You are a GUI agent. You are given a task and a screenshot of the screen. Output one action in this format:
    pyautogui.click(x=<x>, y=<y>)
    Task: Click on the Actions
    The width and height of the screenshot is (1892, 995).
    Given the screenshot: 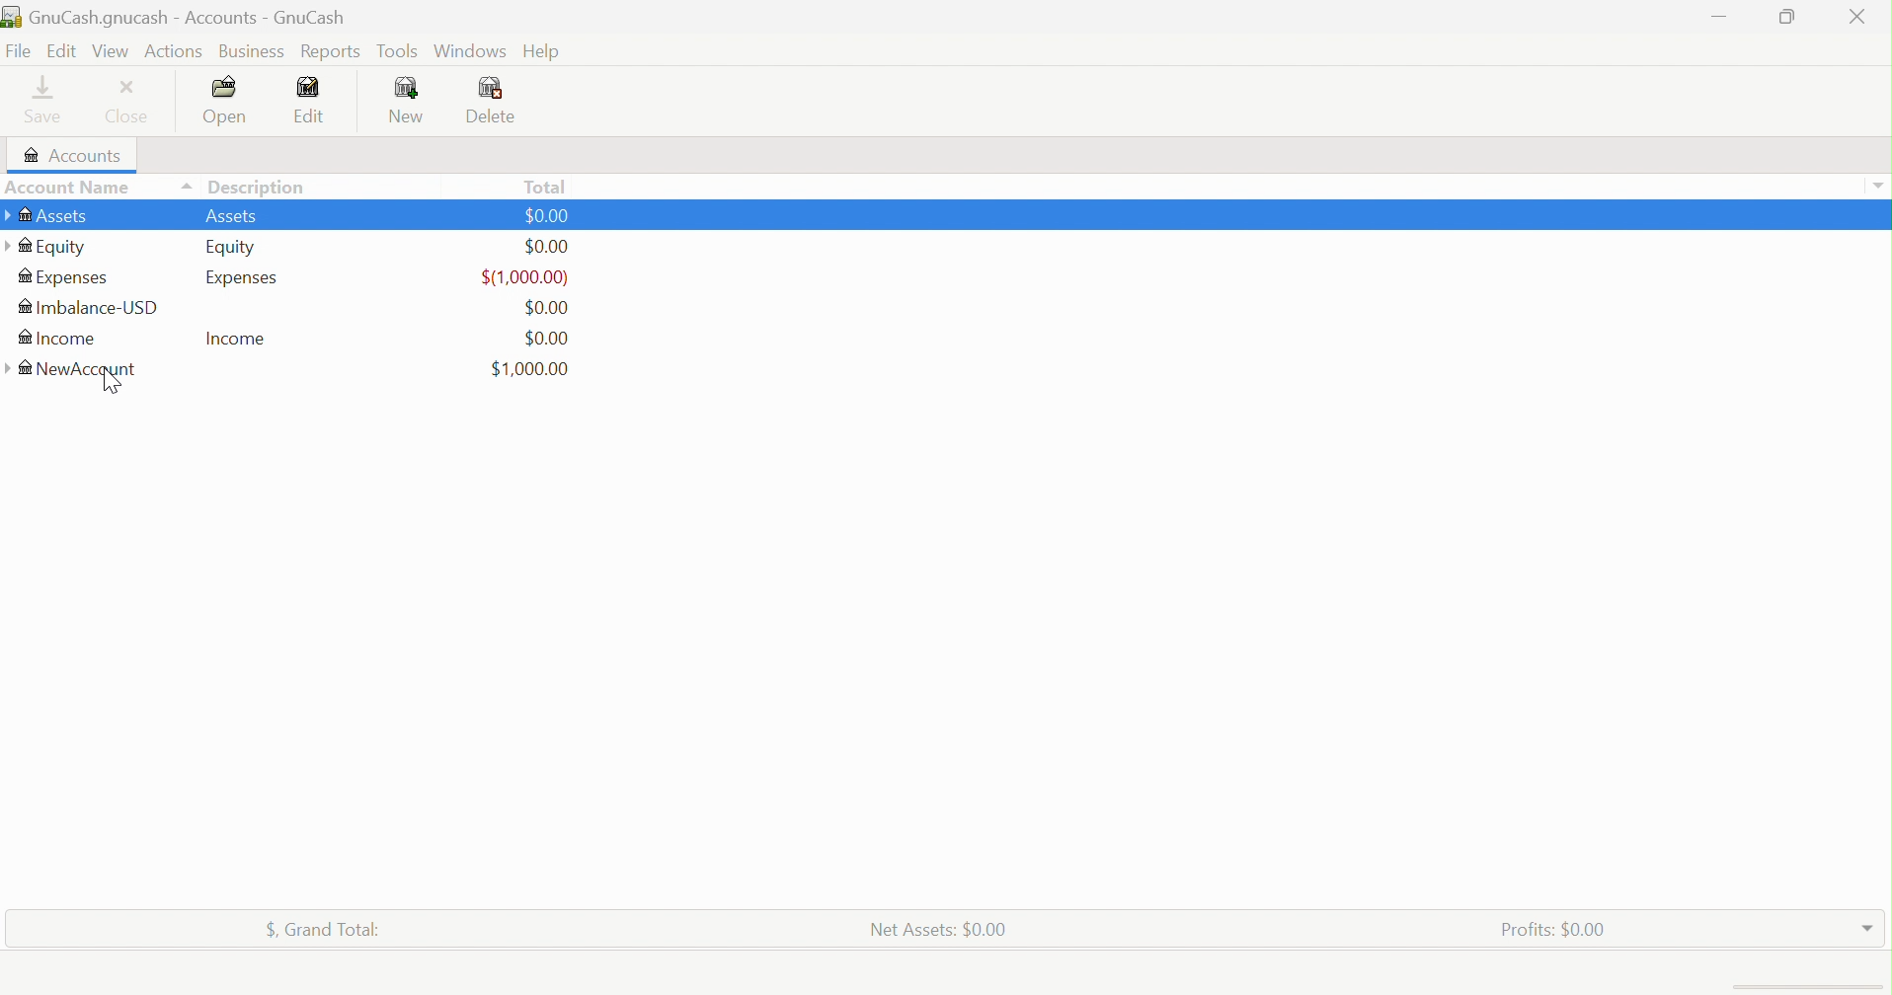 What is the action you would take?
    pyautogui.click(x=177, y=52)
    